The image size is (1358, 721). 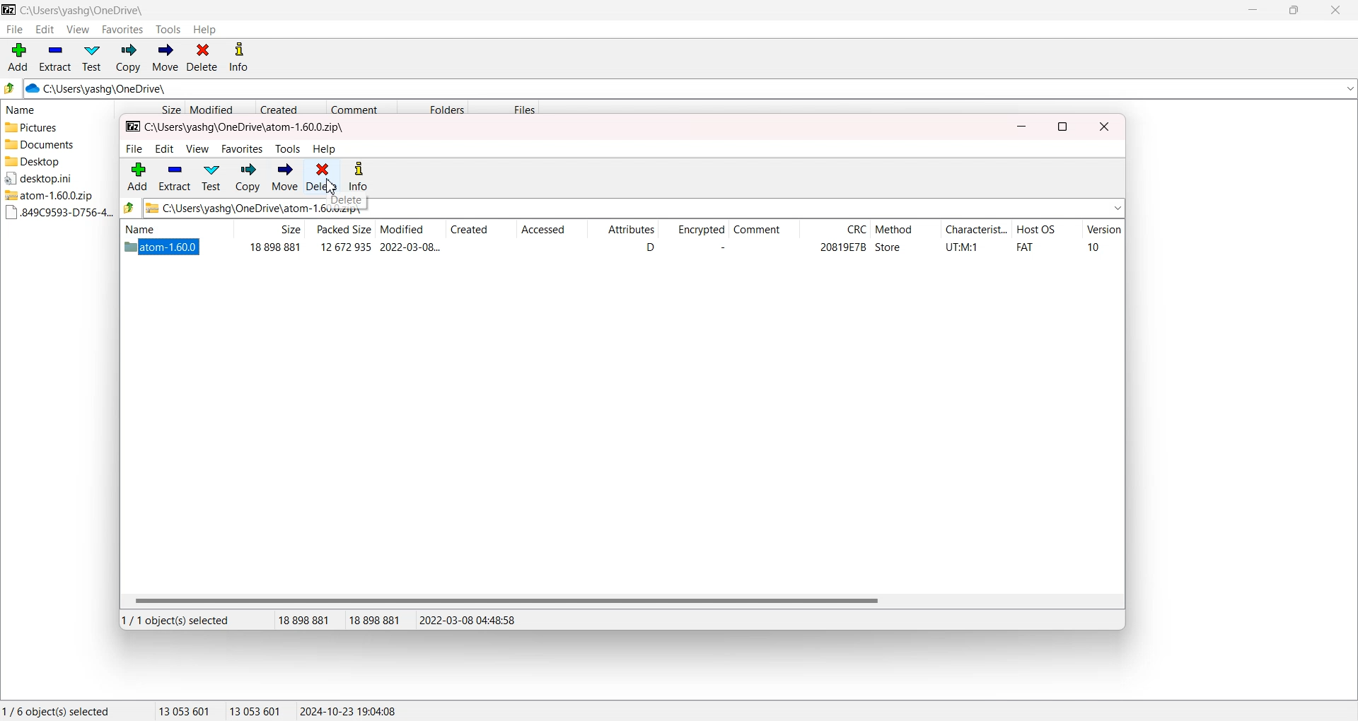 I want to click on move, so click(x=284, y=177).